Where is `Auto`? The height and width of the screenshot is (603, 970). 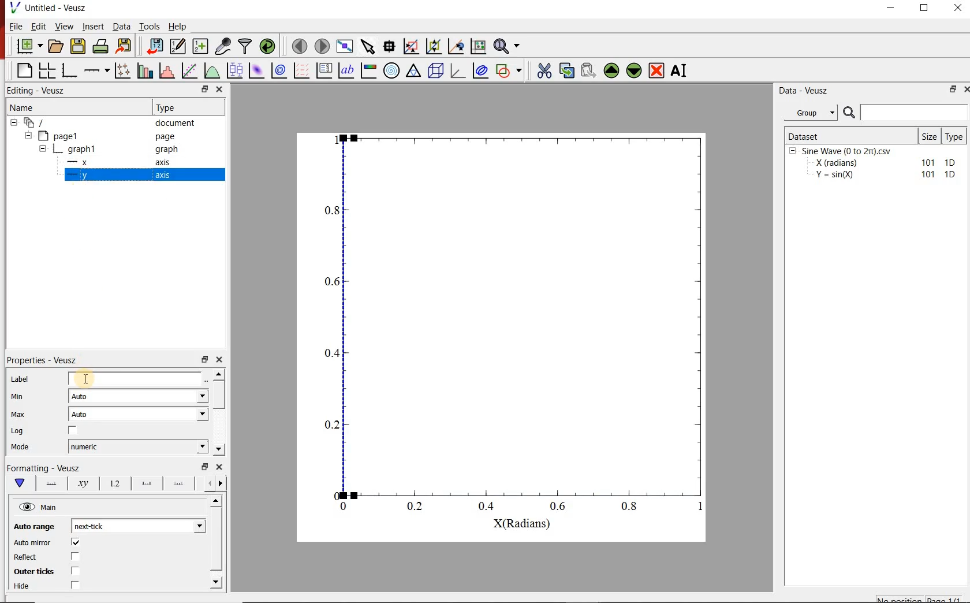 Auto is located at coordinates (139, 397).